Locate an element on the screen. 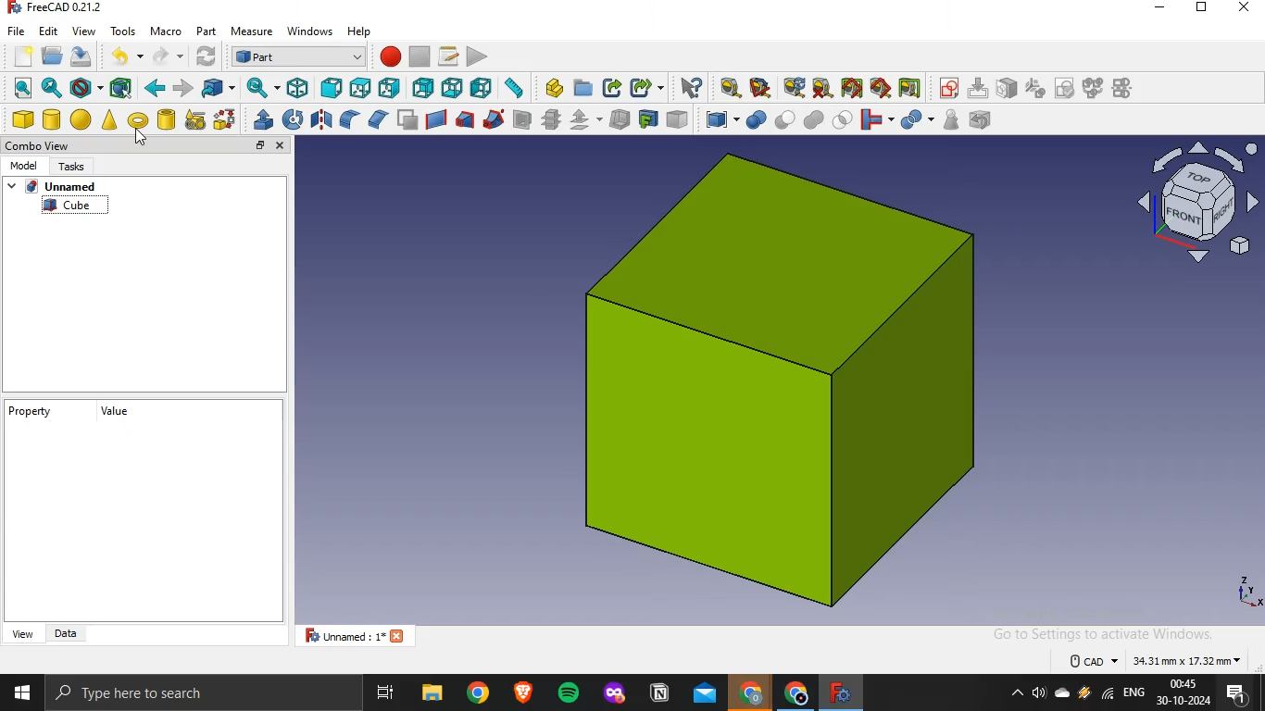 Image resolution: width=1265 pixels, height=711 pixels. make link is located at coordinates (609, 87).